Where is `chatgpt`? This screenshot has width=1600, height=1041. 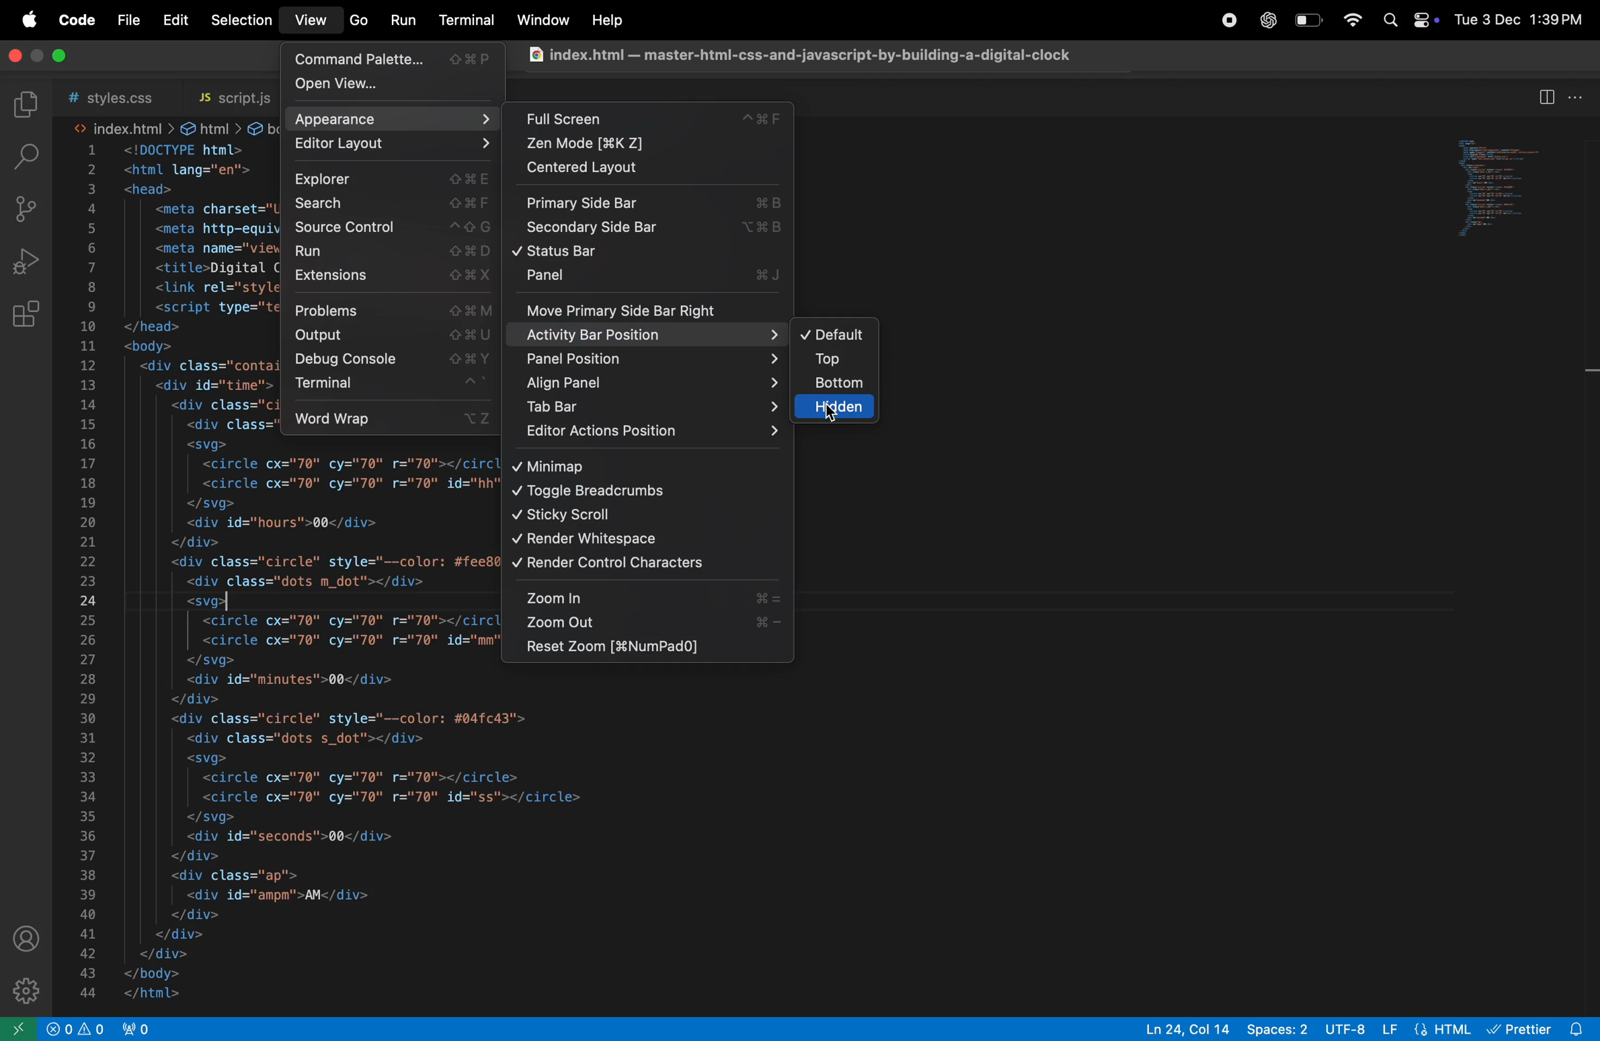
chatgpt is located at coordinates (1265, 20).